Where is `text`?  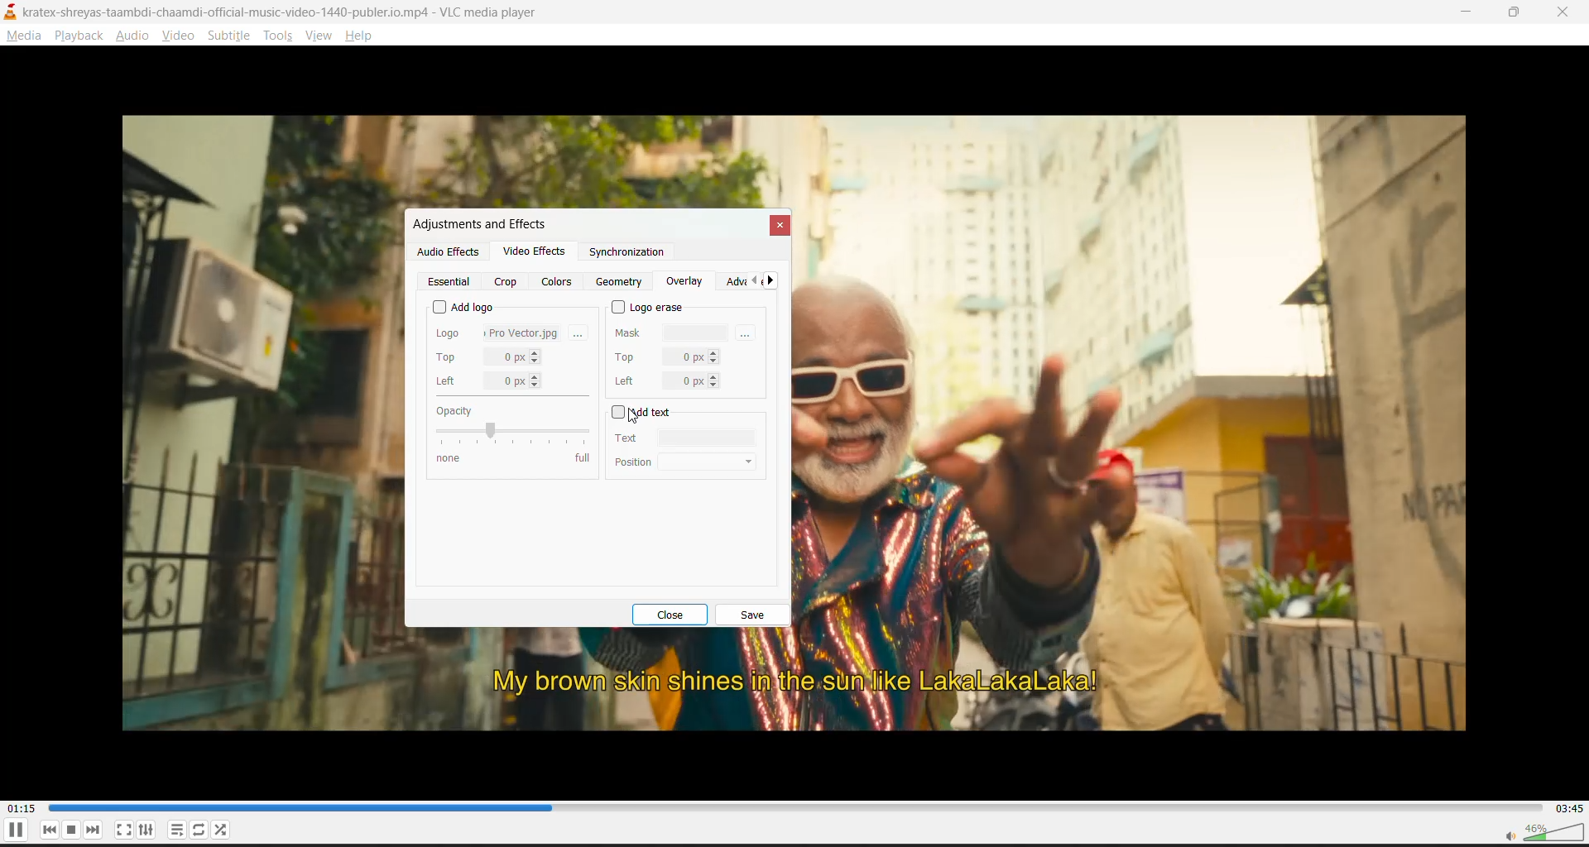
text is located at coordinates (677, 438).